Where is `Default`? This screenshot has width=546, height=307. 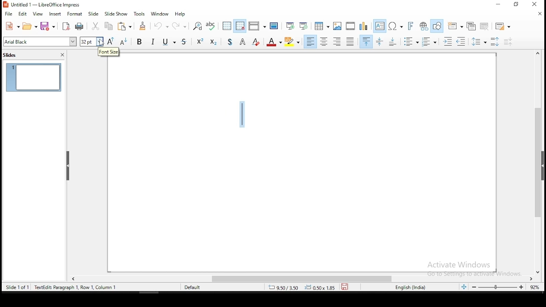 Default is located at coordinates (196, 287).